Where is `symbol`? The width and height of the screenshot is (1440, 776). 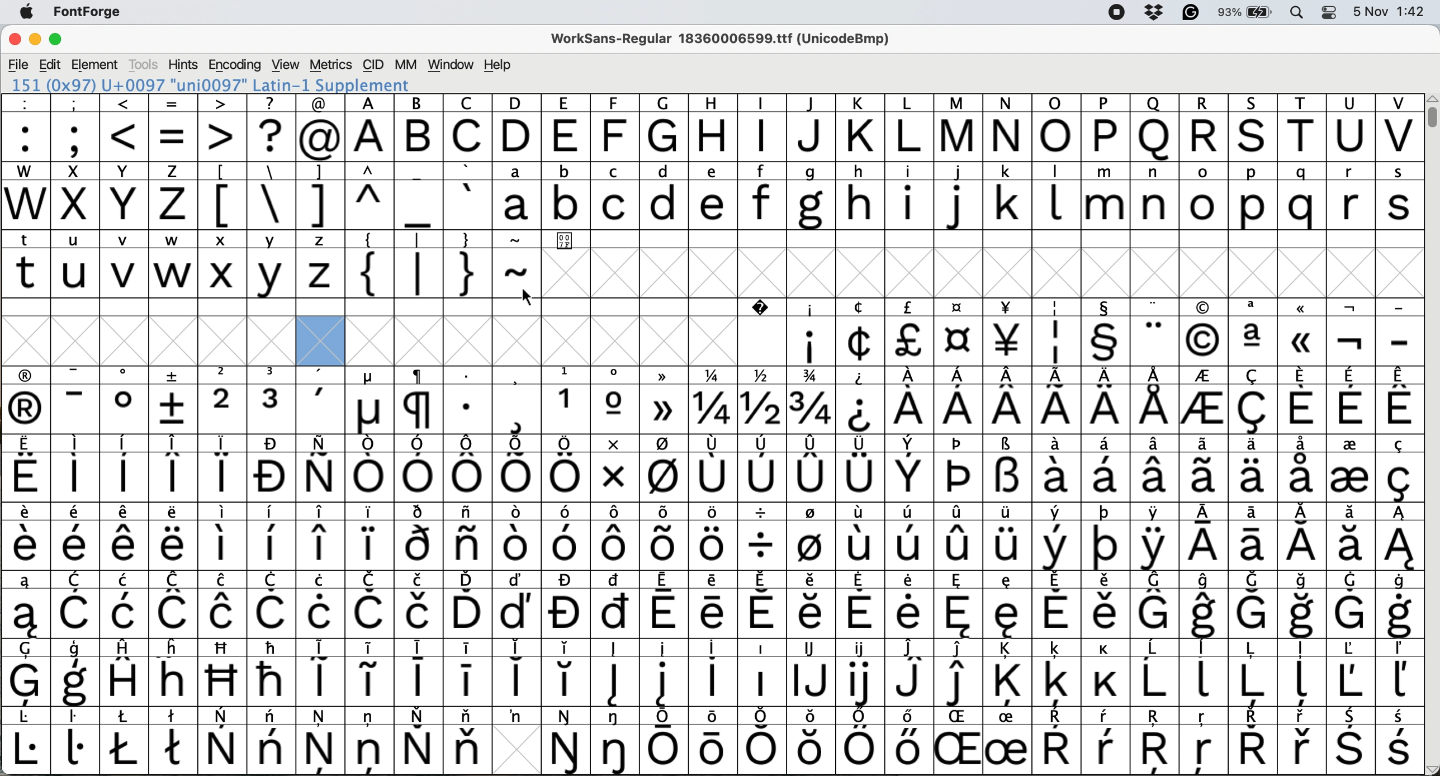
symbol is located at coordinates (1255, 401).